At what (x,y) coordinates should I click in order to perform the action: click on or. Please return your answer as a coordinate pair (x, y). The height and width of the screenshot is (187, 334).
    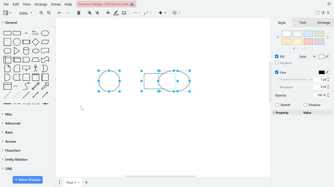
    Looking at the image, I should click on (45, 68).